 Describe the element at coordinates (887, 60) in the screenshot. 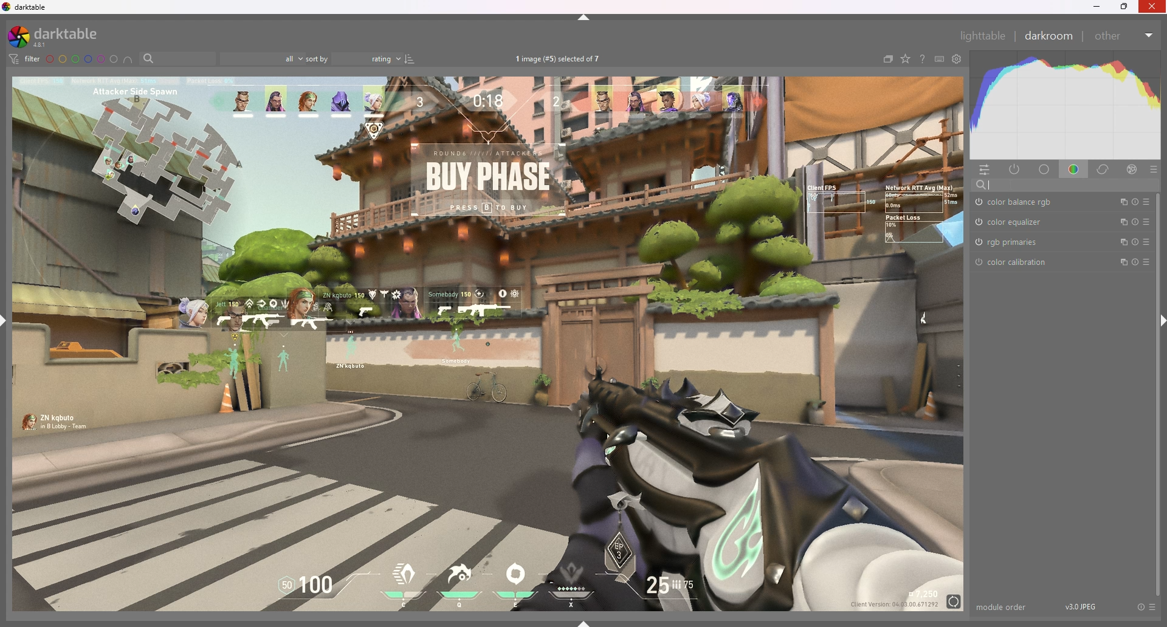

I see `collapse grouped images` at that location.